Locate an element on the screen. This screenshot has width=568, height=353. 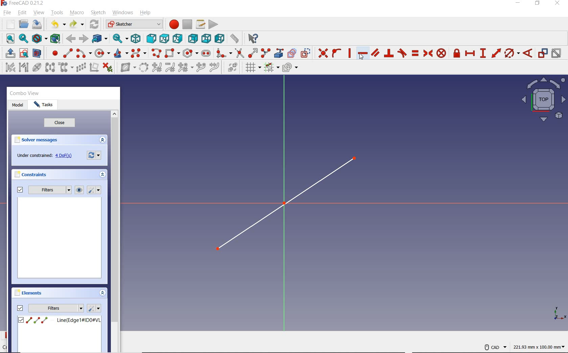
sketch view is located at coordinates (542, 100).